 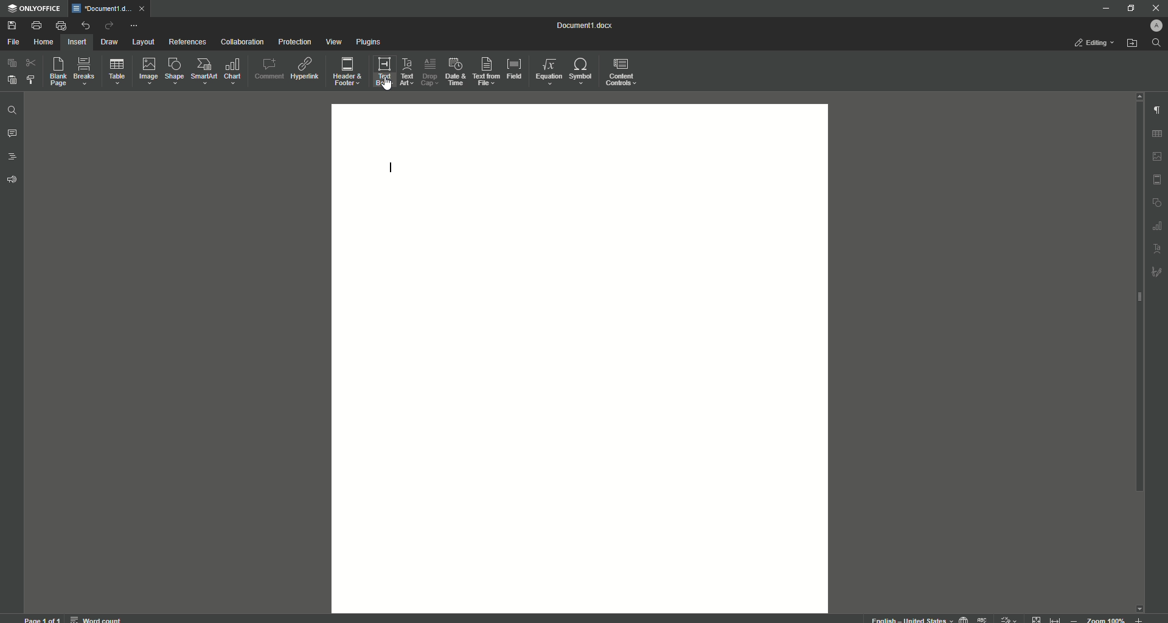 I want to click on Shape, so click(x=173, y=71).